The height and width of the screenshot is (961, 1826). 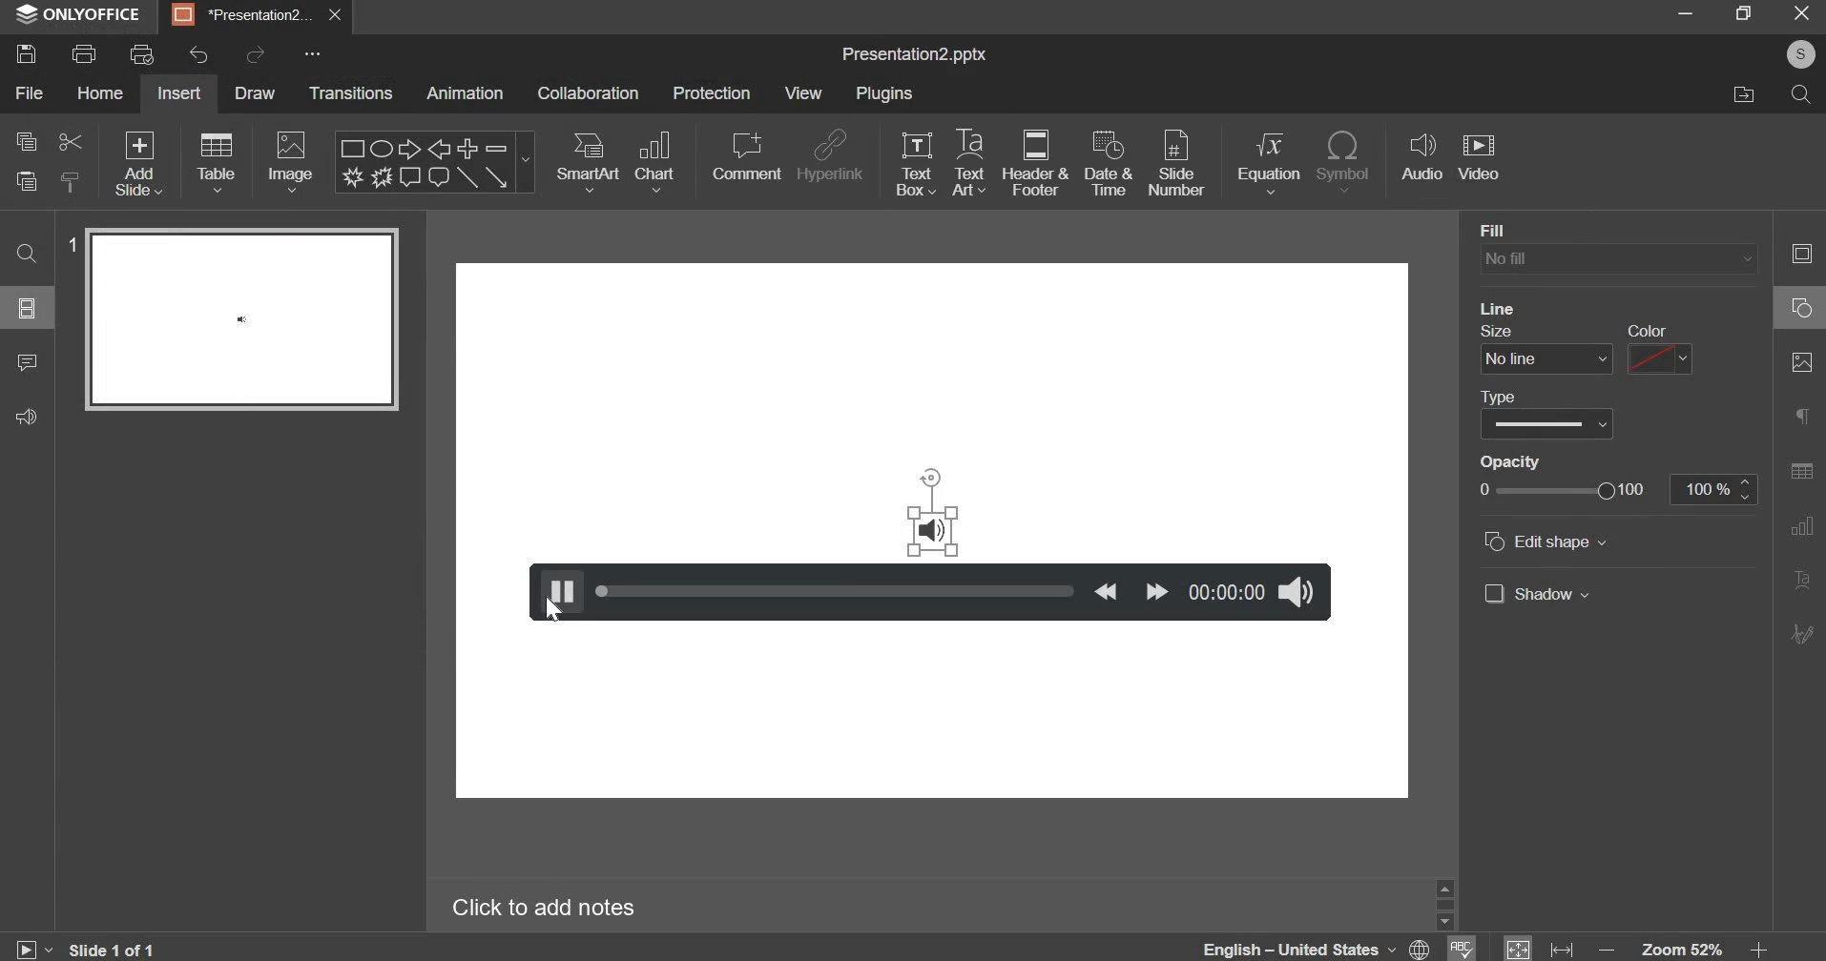 I want to click on move back, so click(x=1106, y=591).